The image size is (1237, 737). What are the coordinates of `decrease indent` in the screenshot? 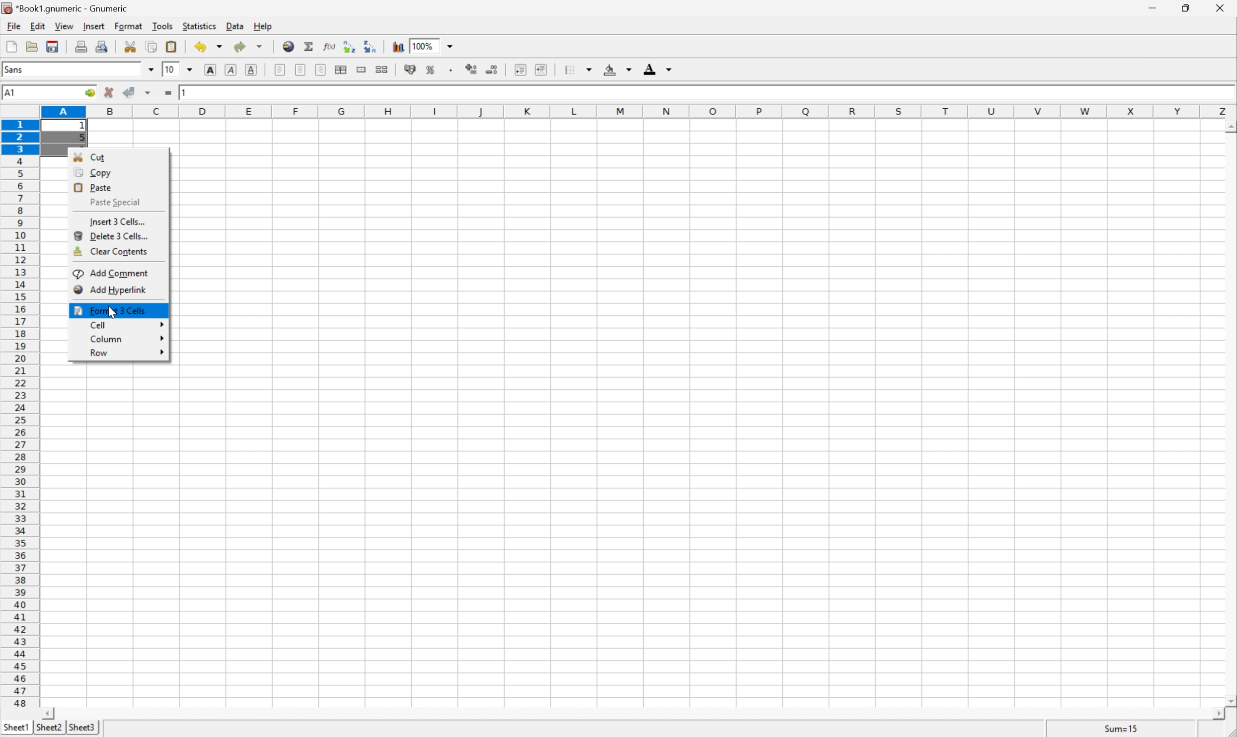 It's located at (521, 70).